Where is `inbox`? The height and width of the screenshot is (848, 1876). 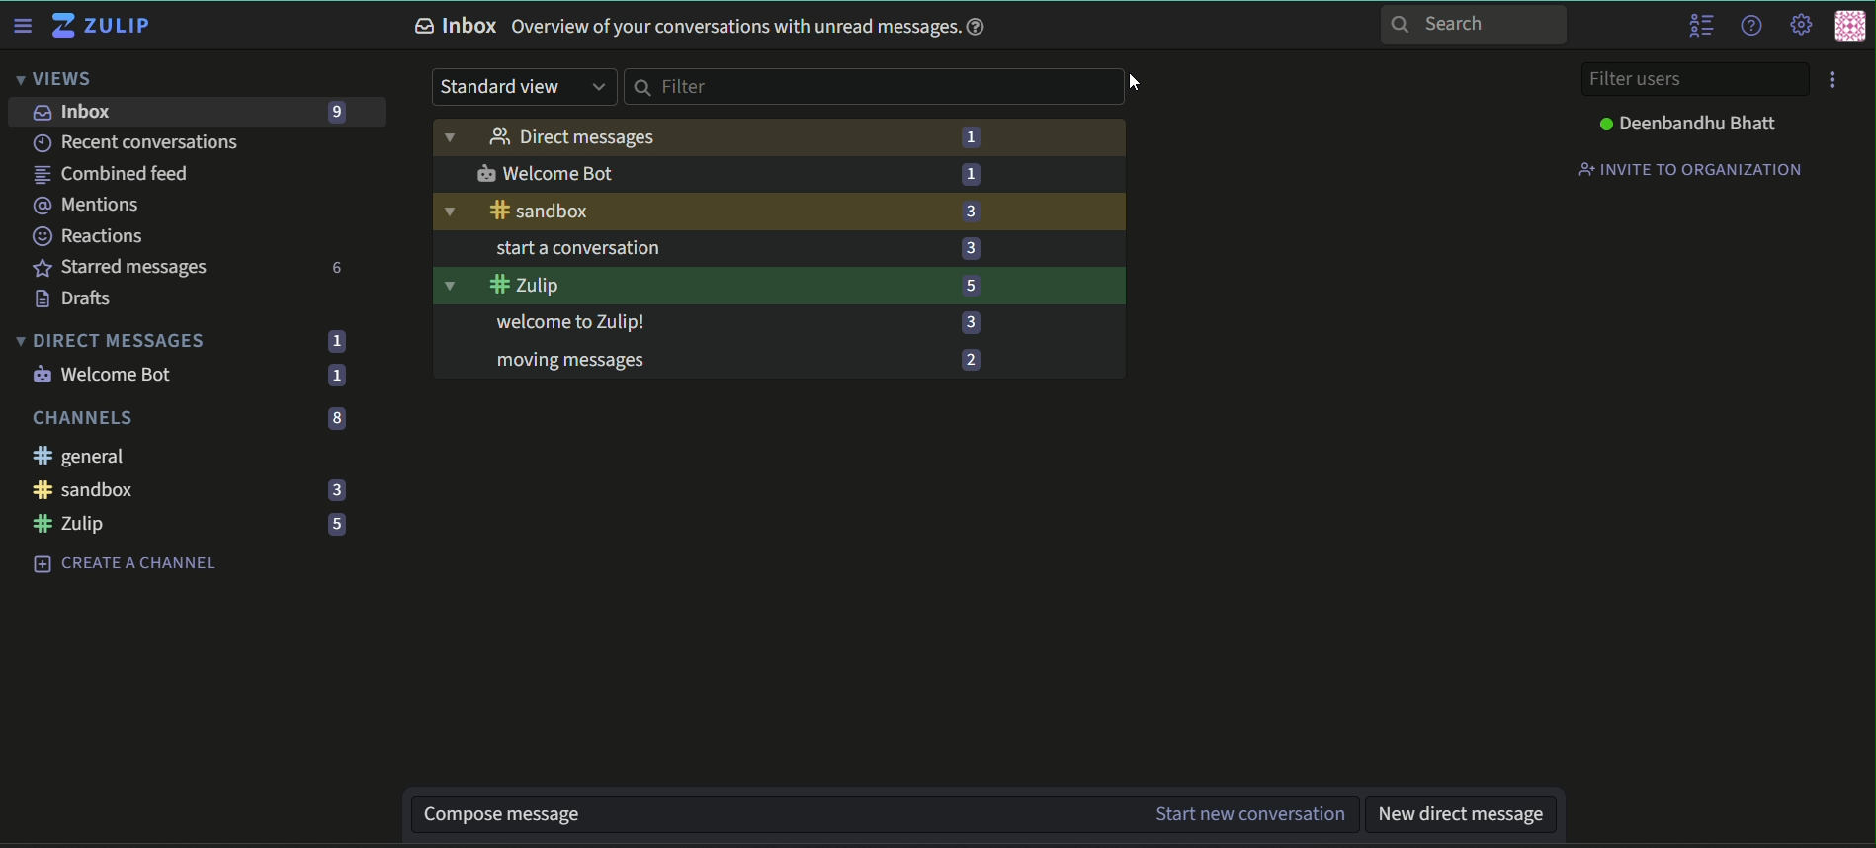 inbox is located at coordinates (76, 114).